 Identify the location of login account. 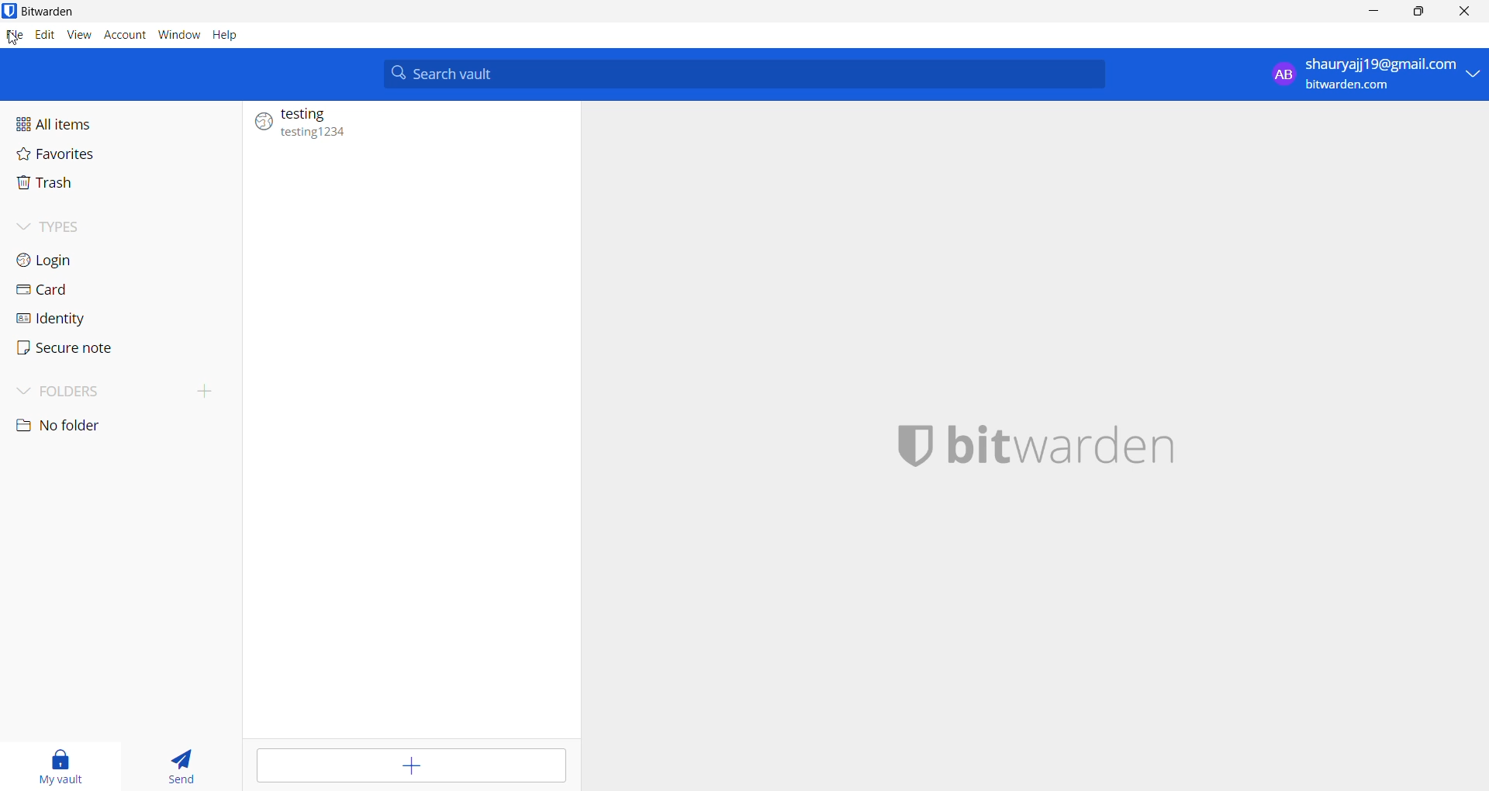
(1371, 74).